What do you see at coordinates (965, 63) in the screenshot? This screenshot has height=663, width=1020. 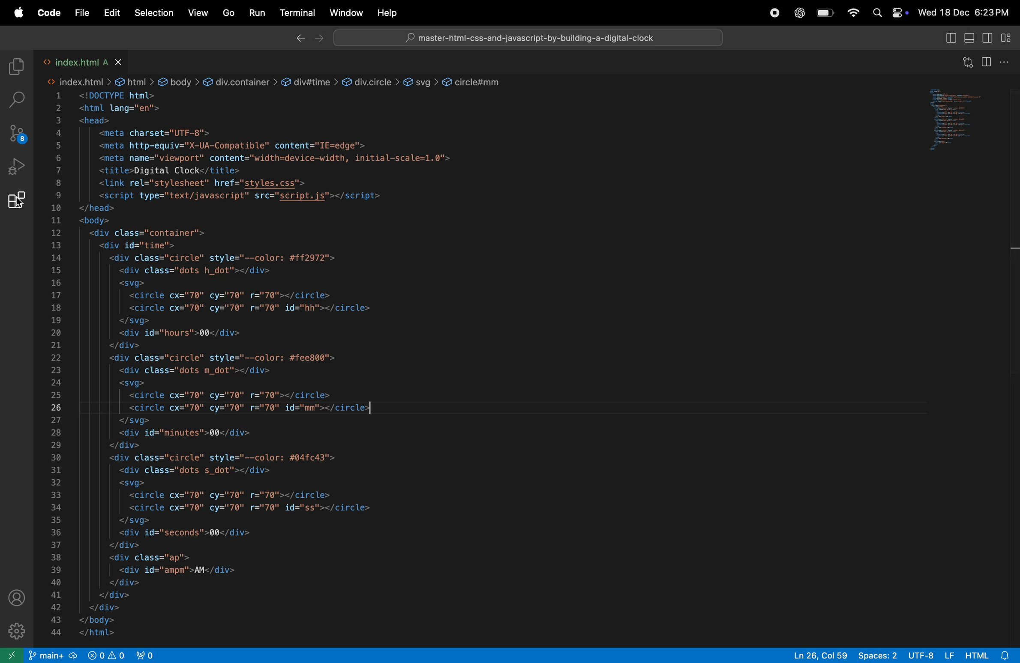 I see `open changes` at bounding box center [965, 63].